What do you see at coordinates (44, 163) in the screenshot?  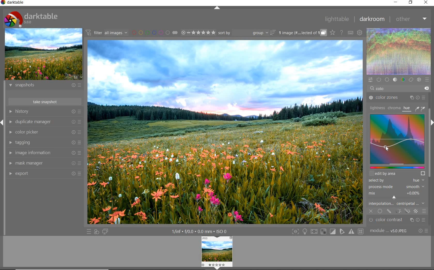 I see `mask manager` at bounding box center [44, 163].